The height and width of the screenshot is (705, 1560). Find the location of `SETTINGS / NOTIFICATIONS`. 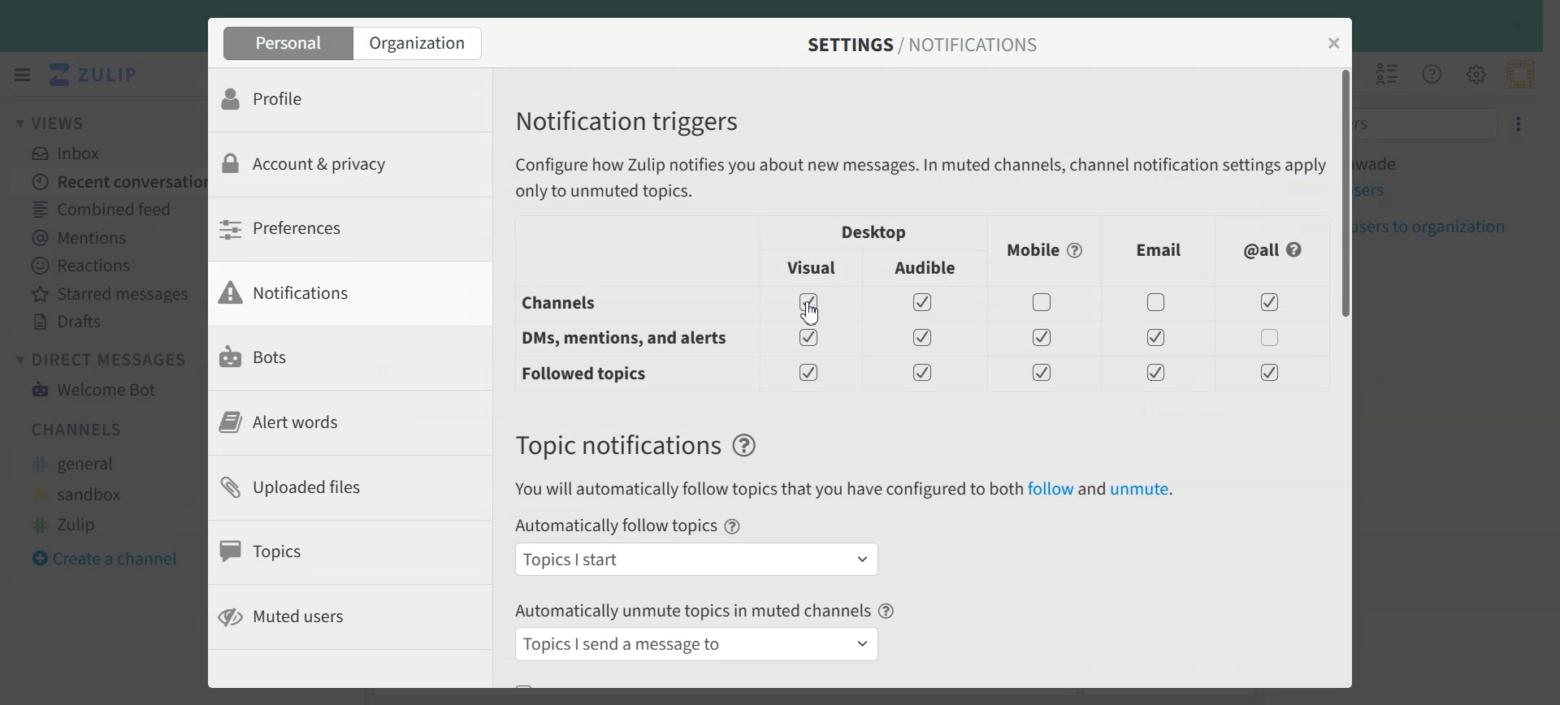

SETTINGS / NOTIFICATIONS is located at coordinates (921, 45).